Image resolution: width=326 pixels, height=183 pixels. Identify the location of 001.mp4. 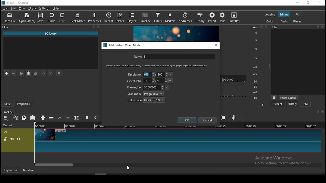
(51, 34).